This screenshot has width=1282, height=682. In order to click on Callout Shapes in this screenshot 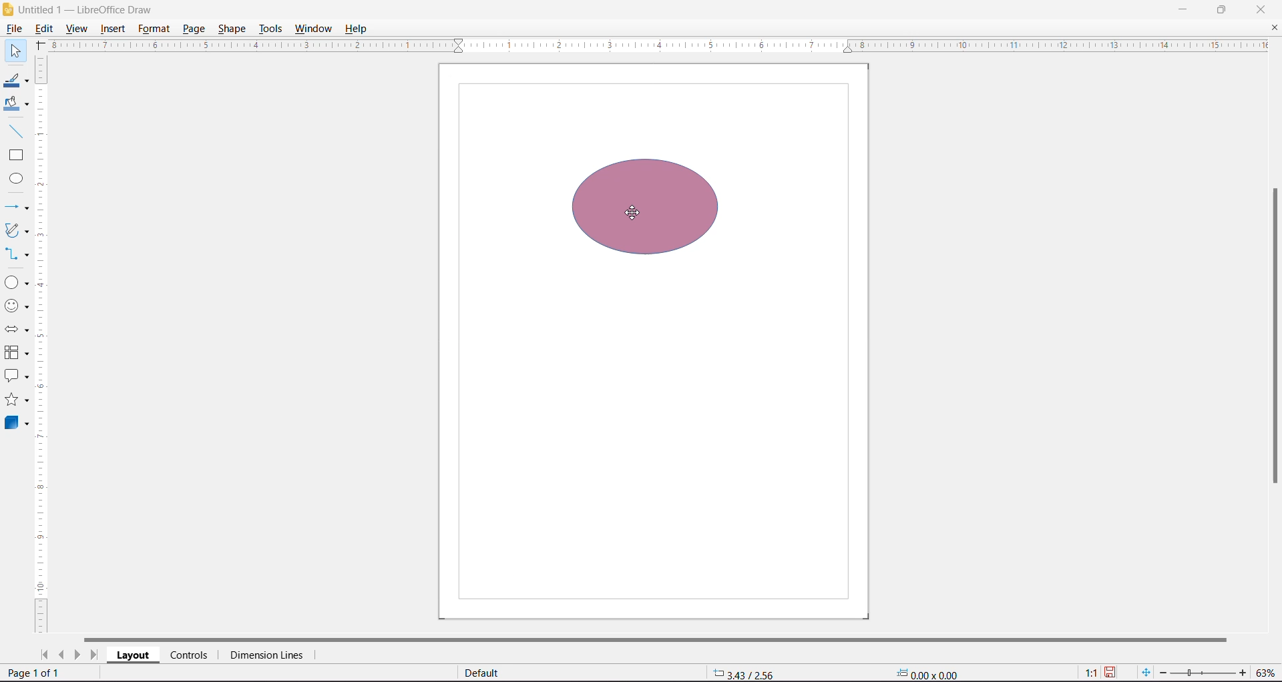, I will do `click(17, 375)`.